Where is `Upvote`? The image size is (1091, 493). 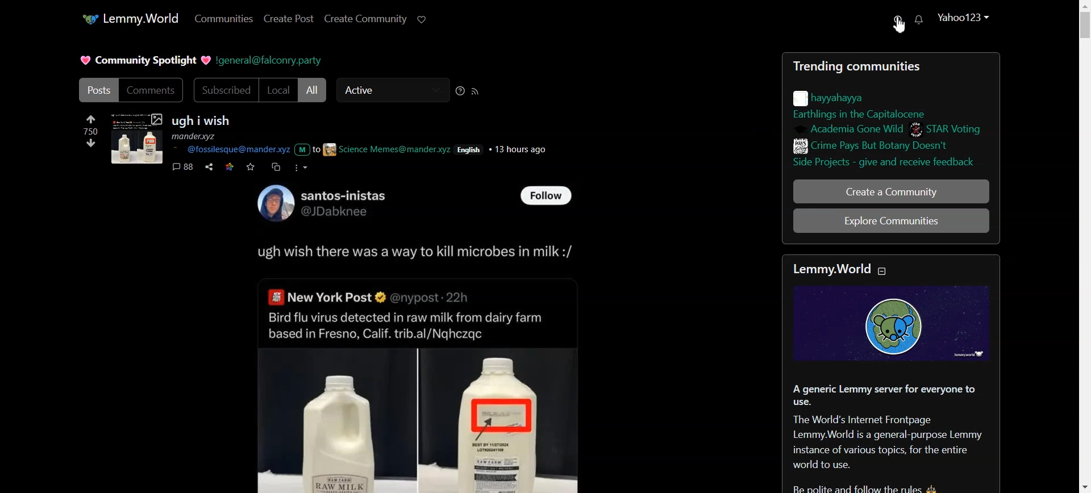
Upvote is located at coordinates (91, 124).